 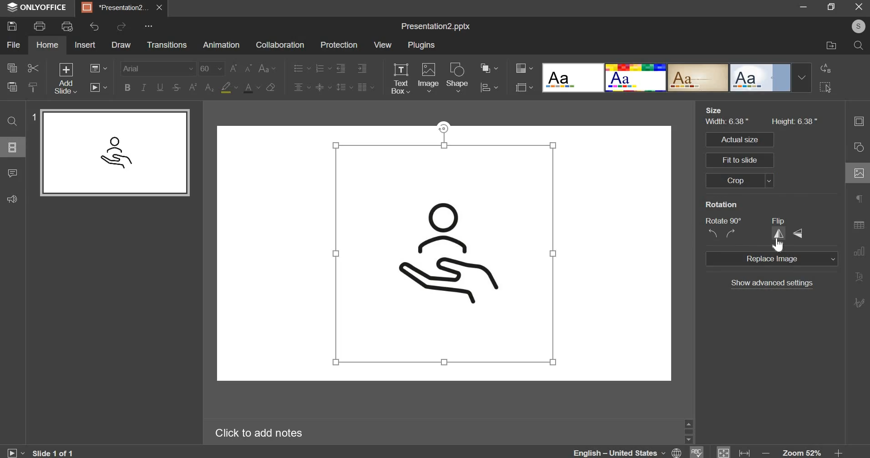 I want to click on change case, so click(x=267, y=68).